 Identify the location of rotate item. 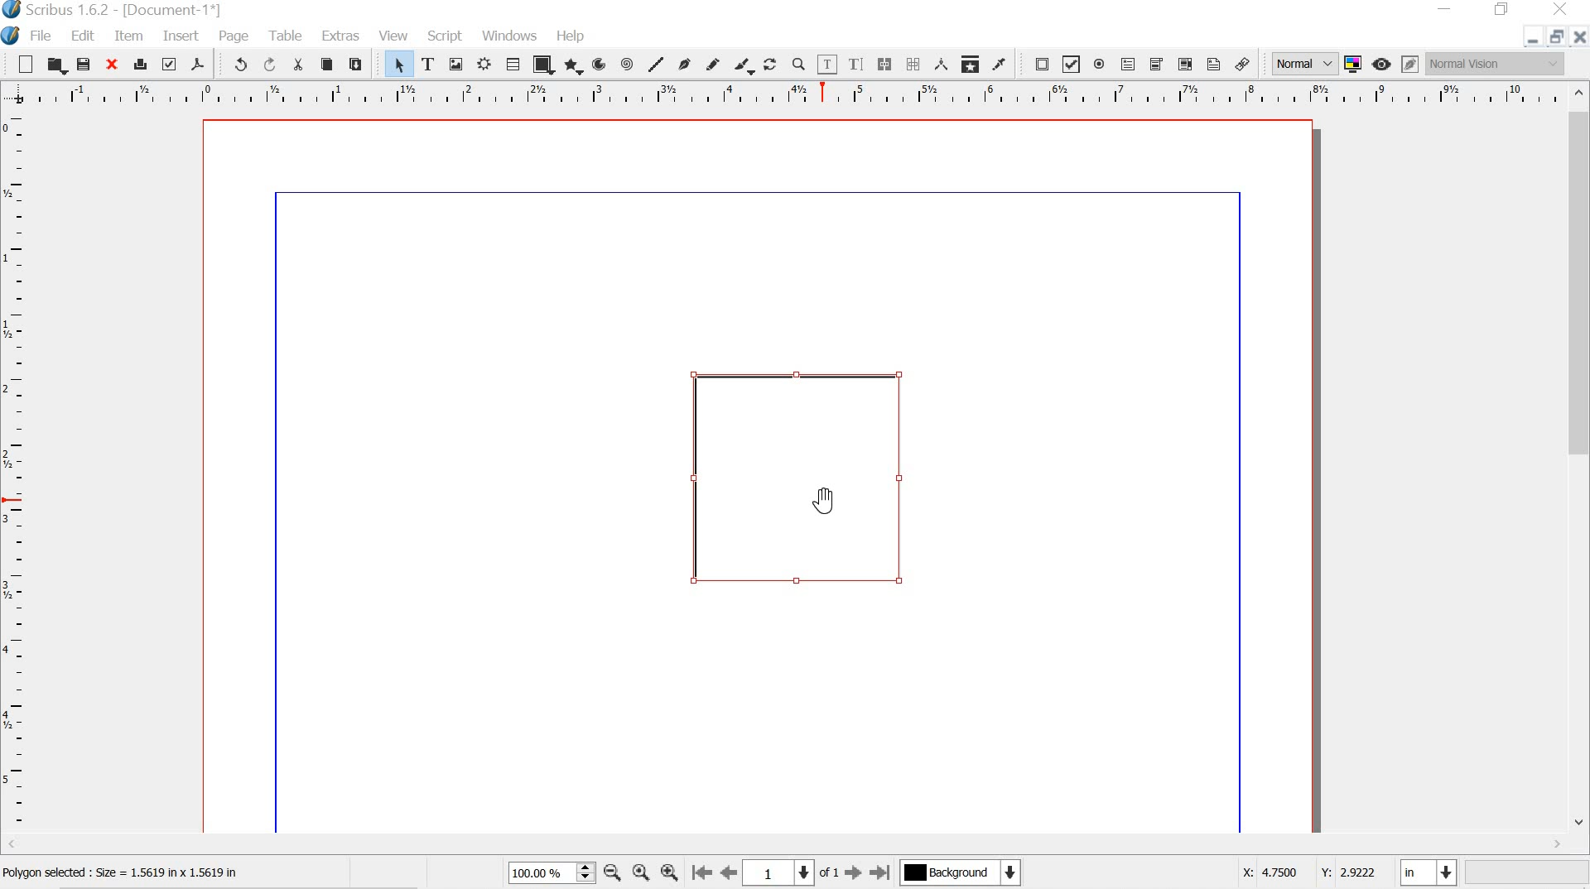
(770, 64).